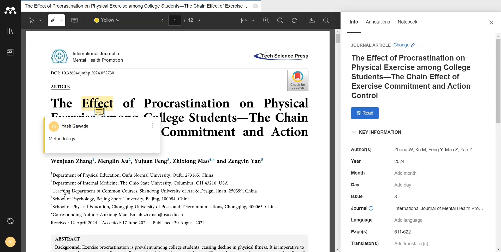 This screenshot has height=252, width=501. Describe the element at coordinates (381, 161) in the screenshot. I see `Year 2024` at that location.